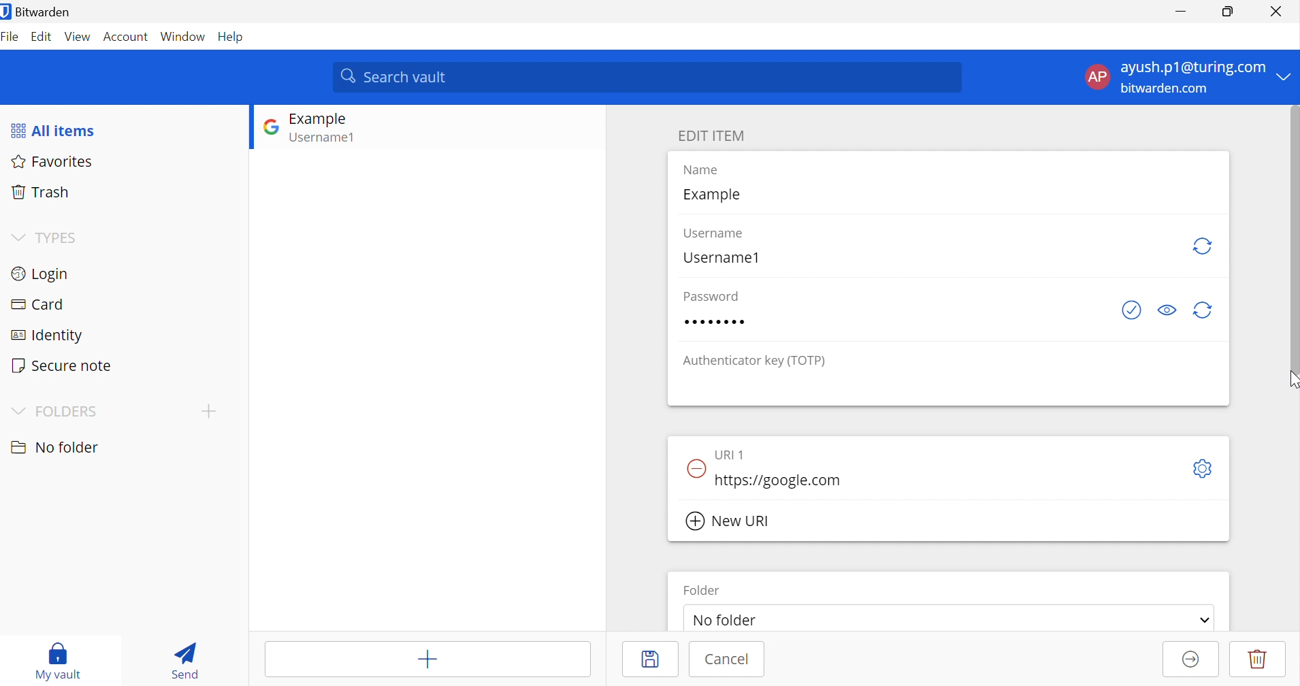 This screenshot has width=1300, height=686. Describe the element at coordinates (751, 361) in the screenshot. I see `Authenticator key (TOTP)` at that location.